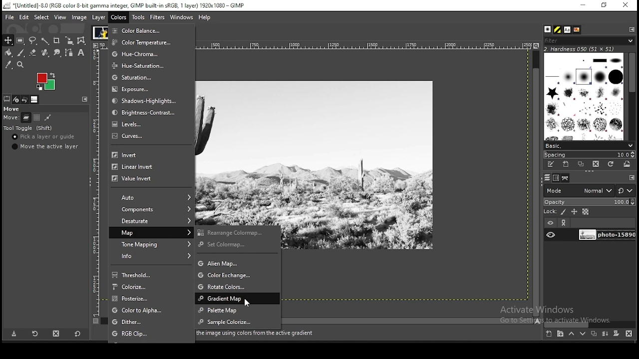 This screenshot has height=359, width=639. I want to click on move paths, so click(47, 118).